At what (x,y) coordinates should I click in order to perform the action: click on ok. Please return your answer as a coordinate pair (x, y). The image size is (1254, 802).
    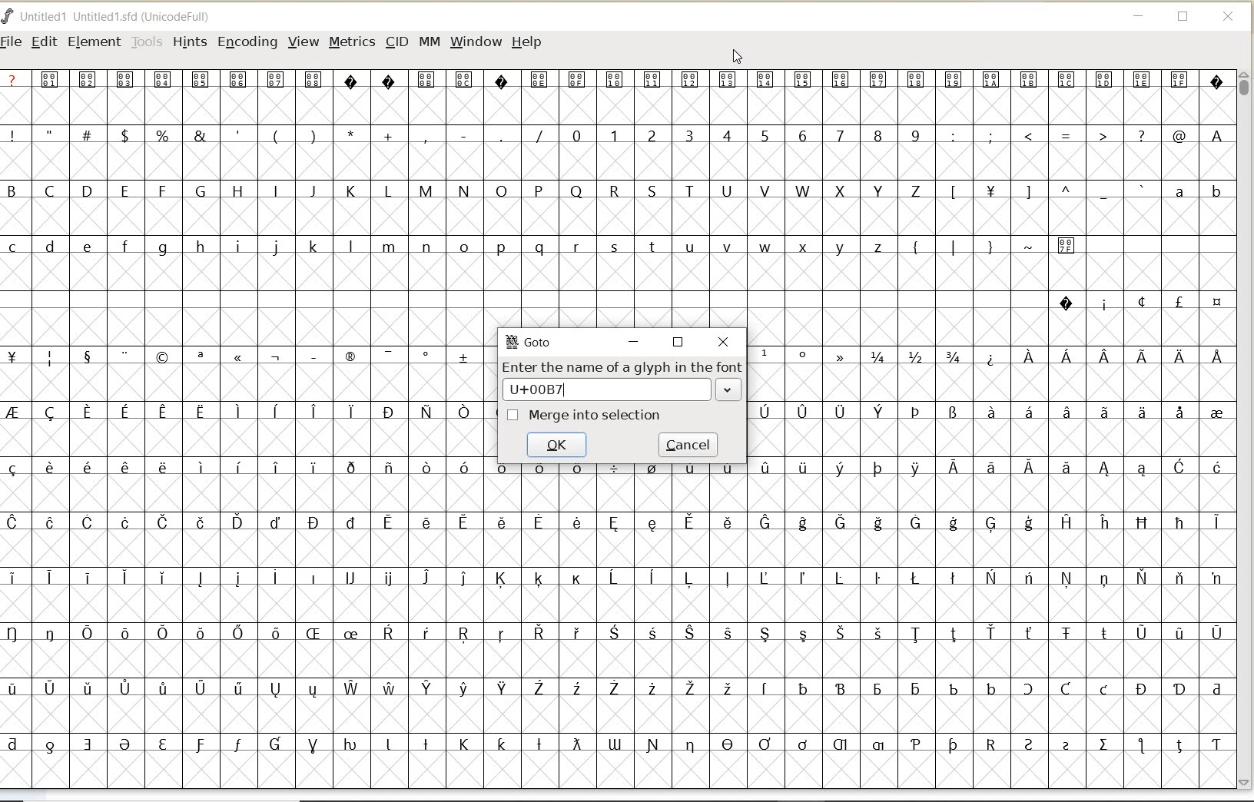
    Looking at the image, I should click on (555, 443).